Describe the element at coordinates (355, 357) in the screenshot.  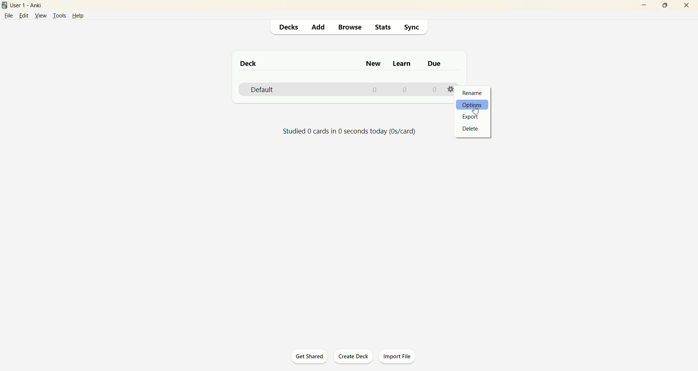
I see `create deck` at that location.